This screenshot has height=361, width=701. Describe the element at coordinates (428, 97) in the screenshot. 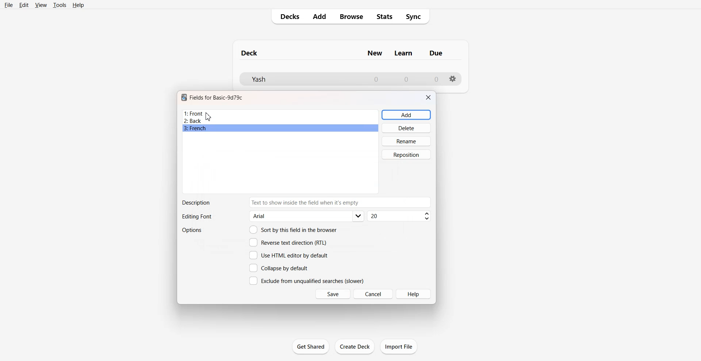

I see `Close` at that location.